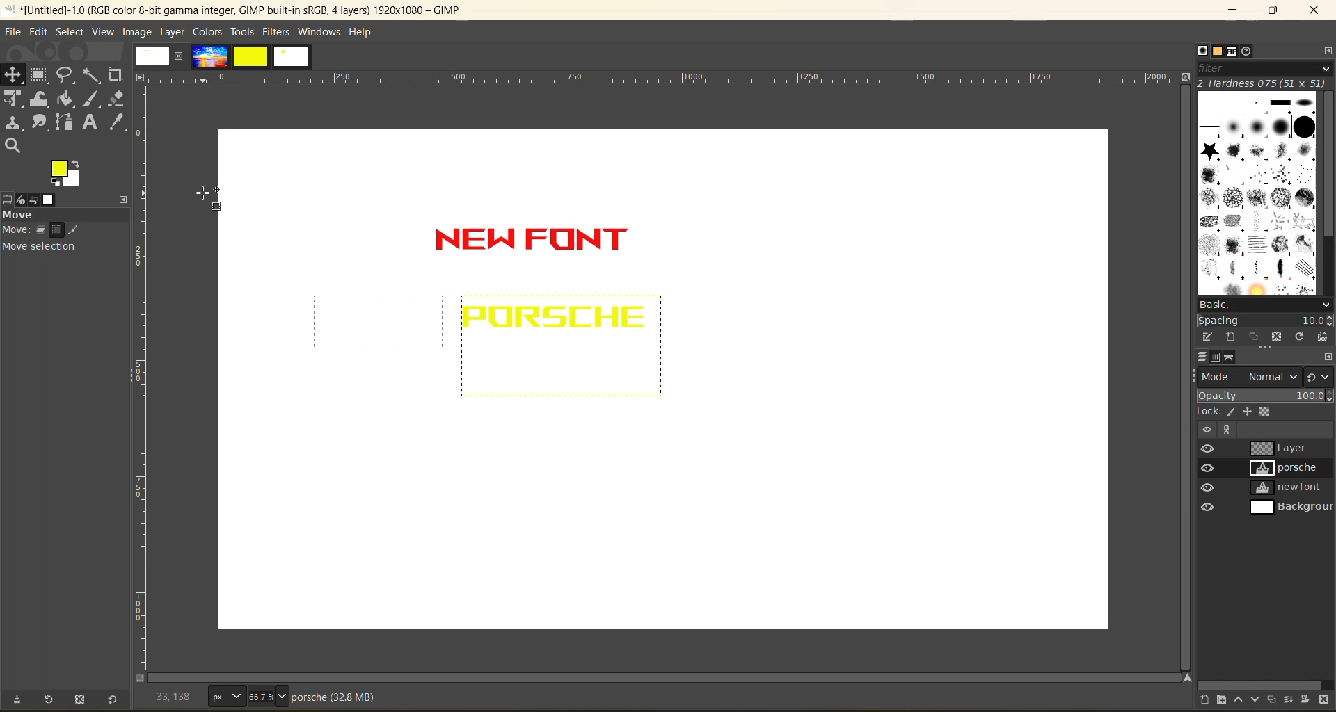 This screenshot has width=1336, height=712. I want to click on app name and file name, so click(234, 9).